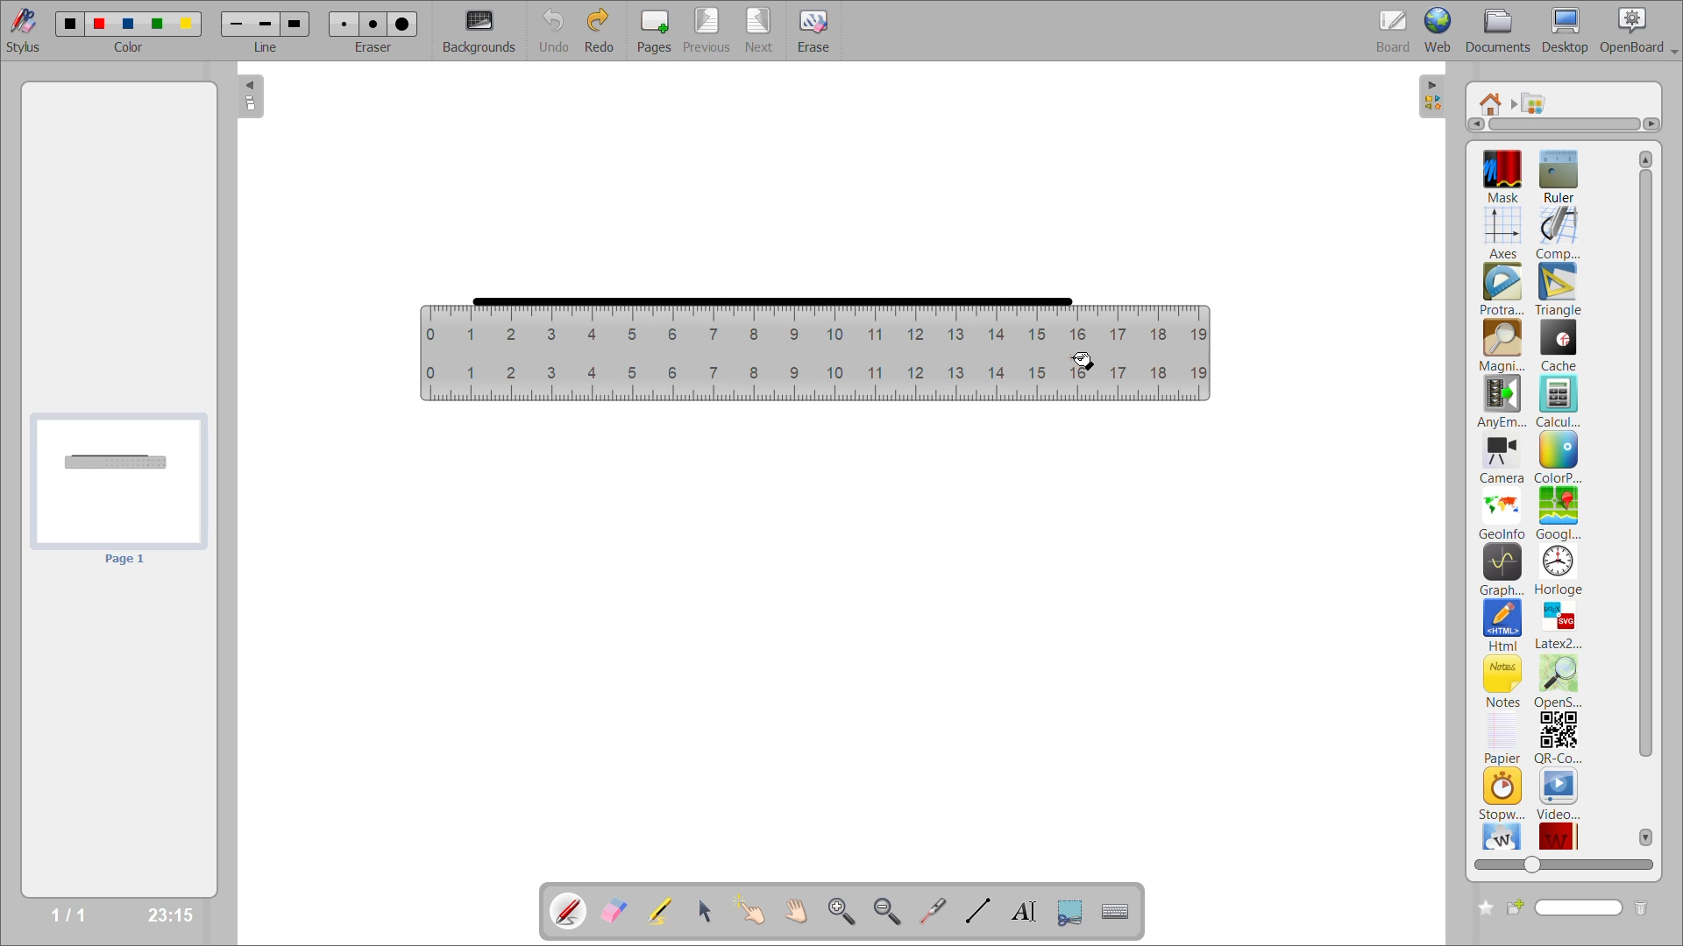  Describe the element at coordinates (708, 912) in the screenshot. I see `select and modify objects` at that location.